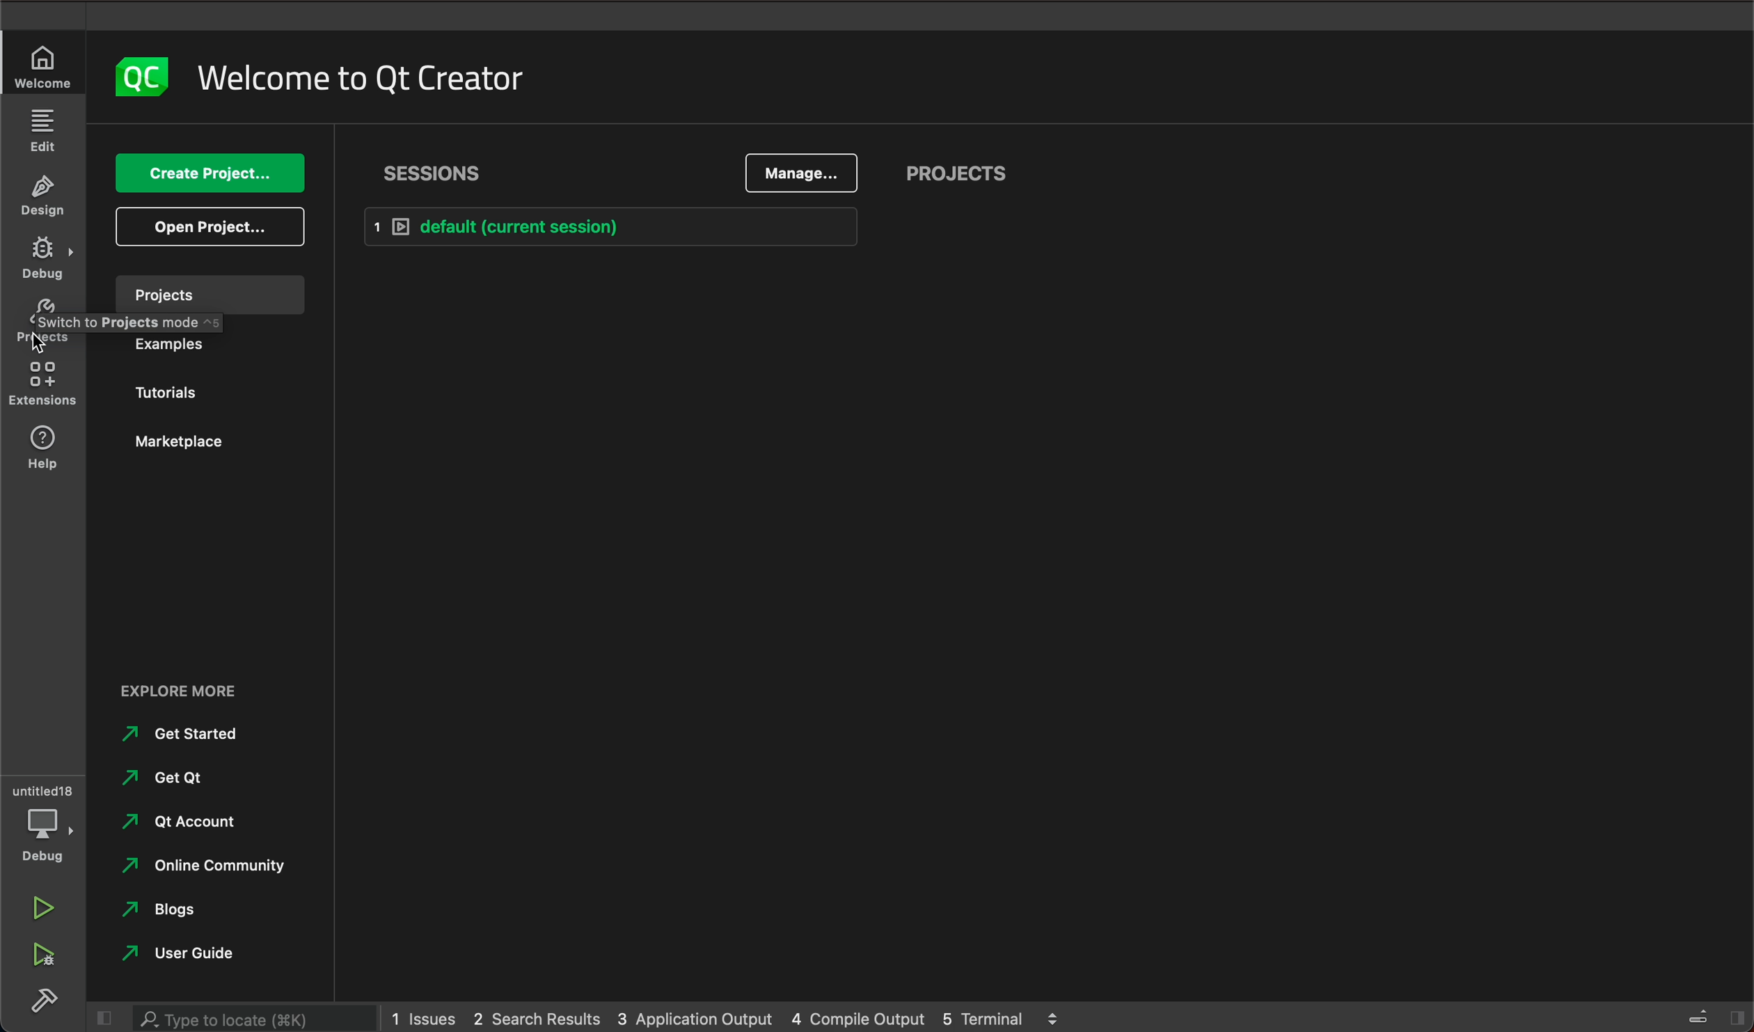 Image resolution: width=1754 pixels, height=1032 pixels. Describe the element at coordinates (45, 259) in the screenshot. I see `DEBUG` at that location.